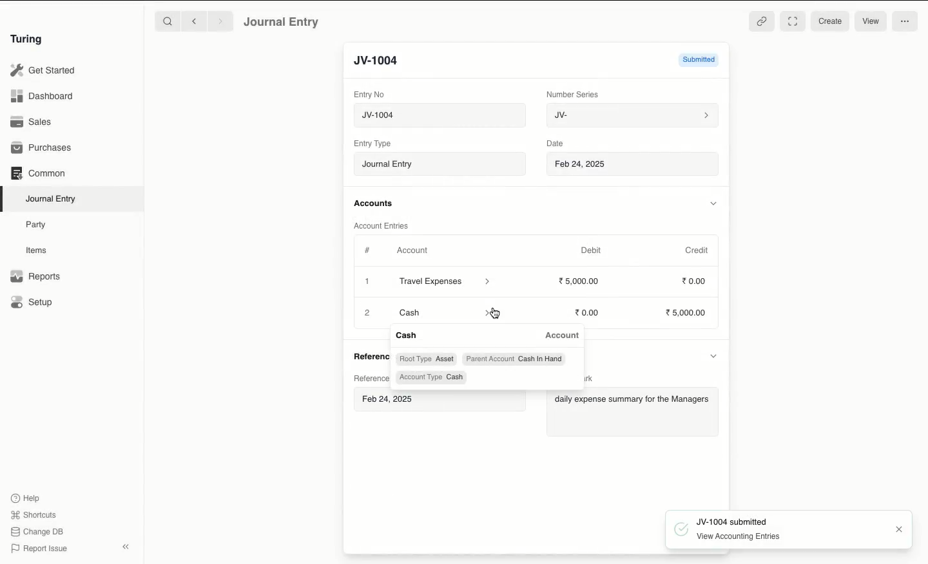  I want to click on Add, so click(368, 282).